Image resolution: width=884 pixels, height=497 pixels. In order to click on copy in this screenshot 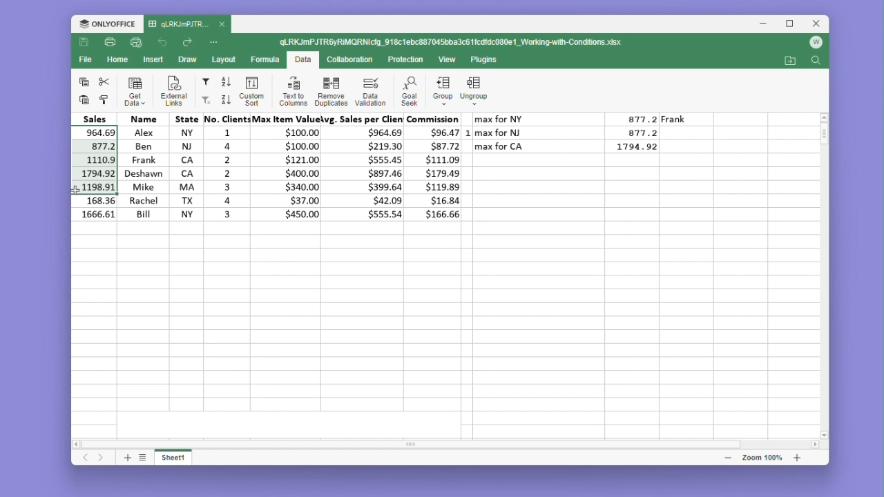, I will do `click(84, 81)`.